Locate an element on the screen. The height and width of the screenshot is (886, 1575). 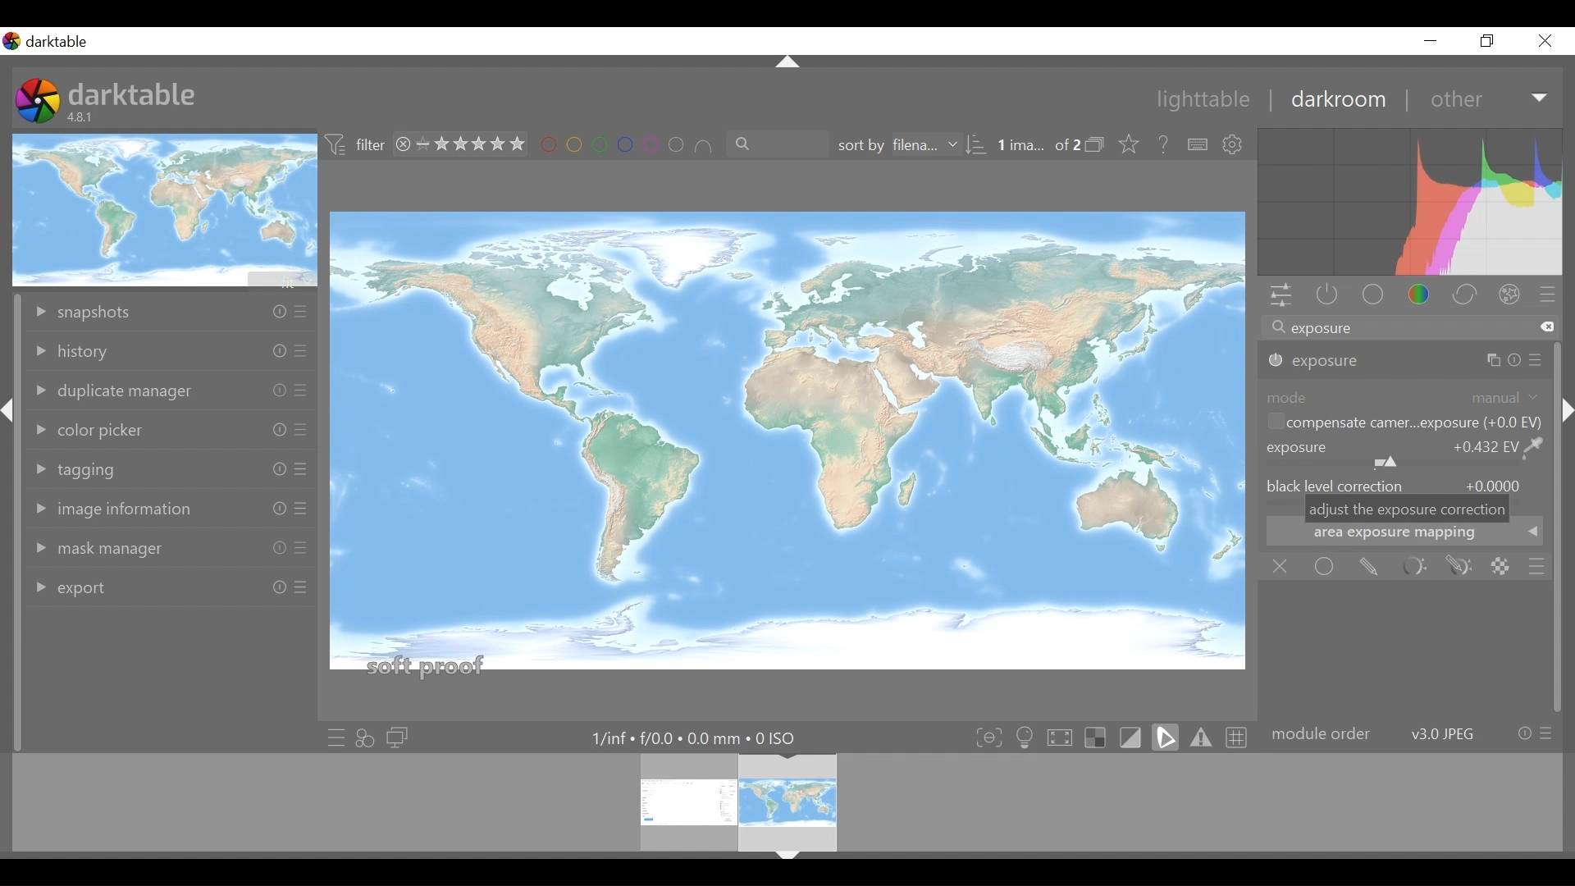
search module by name or  tag is located at coordinates (1408, 329).